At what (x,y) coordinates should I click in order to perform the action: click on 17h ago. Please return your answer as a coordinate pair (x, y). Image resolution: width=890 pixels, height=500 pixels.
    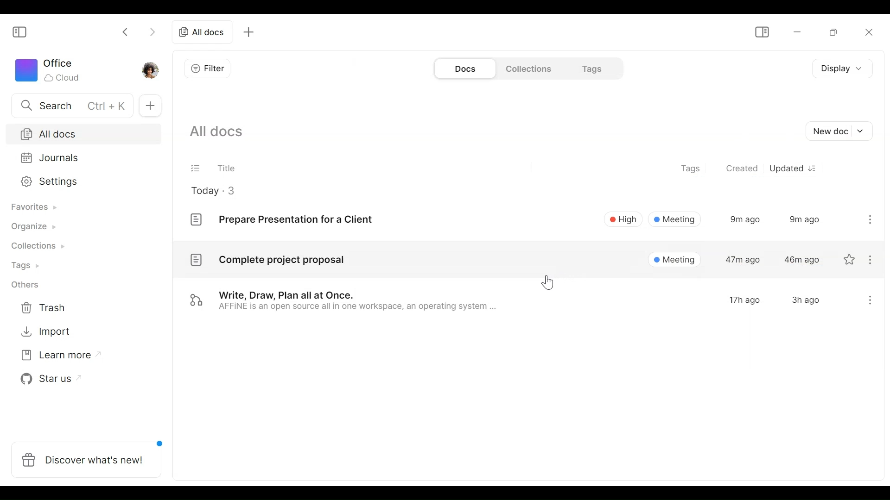
    Looking at the image, I should click on (745, 302).